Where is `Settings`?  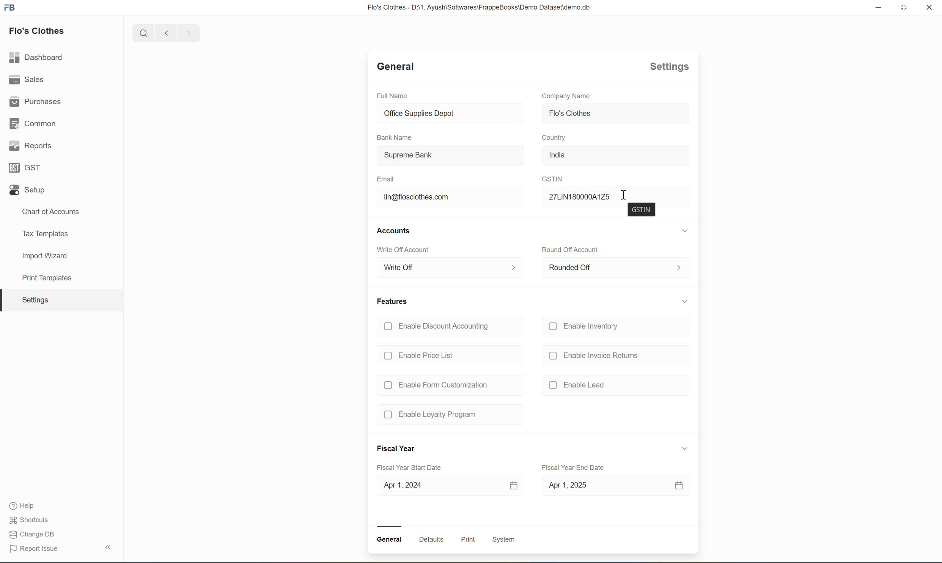
Settings is located at coordinates (34, 300).